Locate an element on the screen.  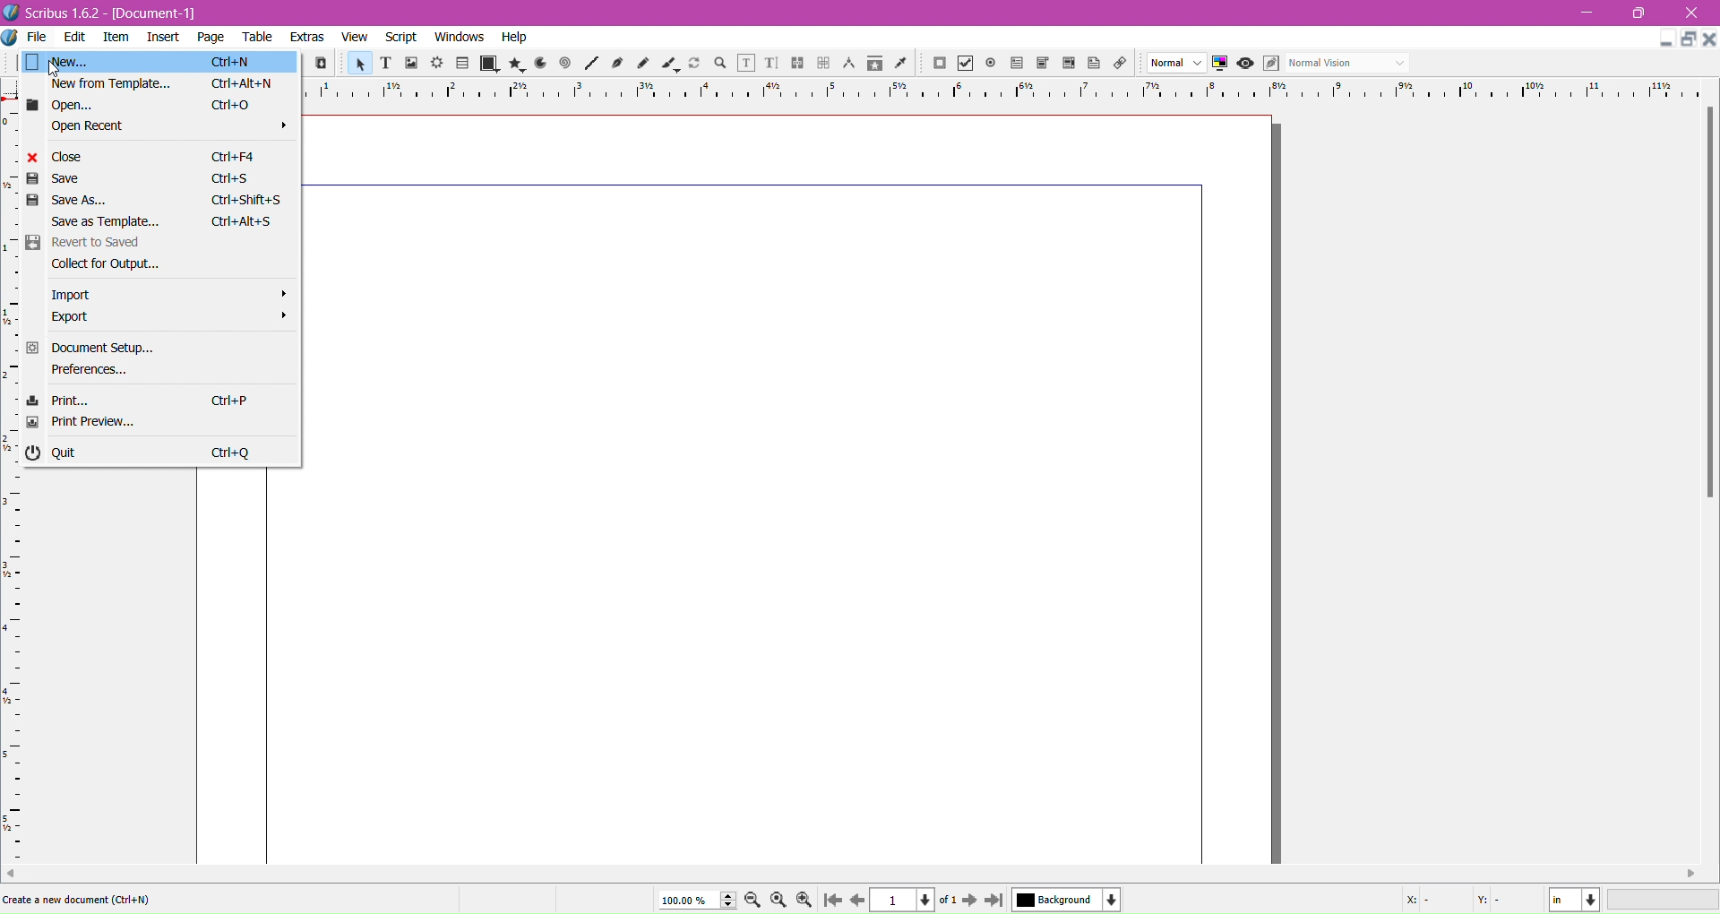
Item is located at coordinates (119, 39).